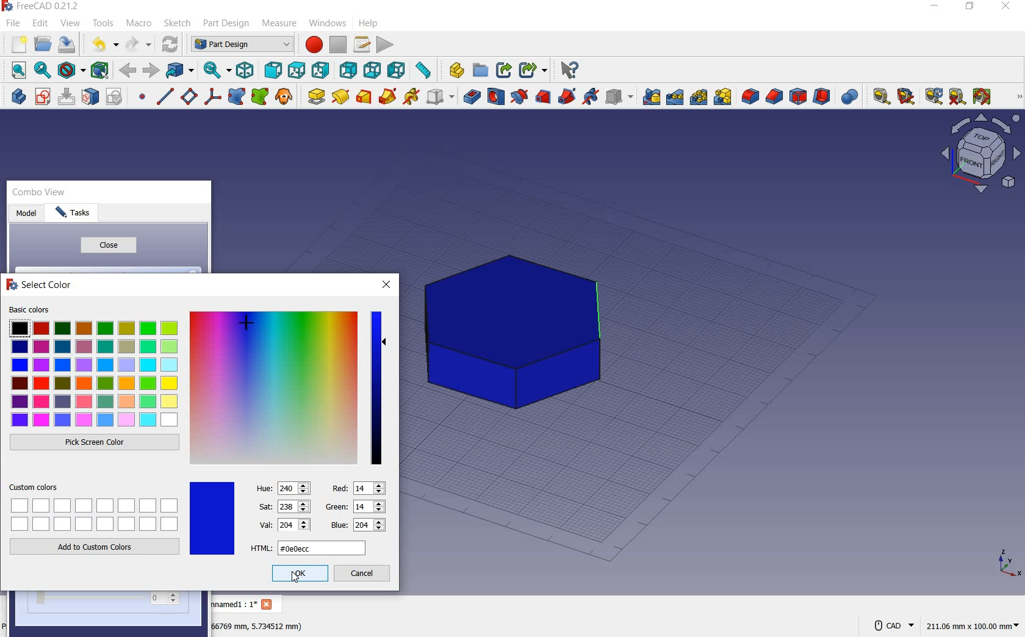 The image size is (1025, 637). Describe the element at coordinates (935, 8) in the screenshot. I see `MINIMIZE` at that location.